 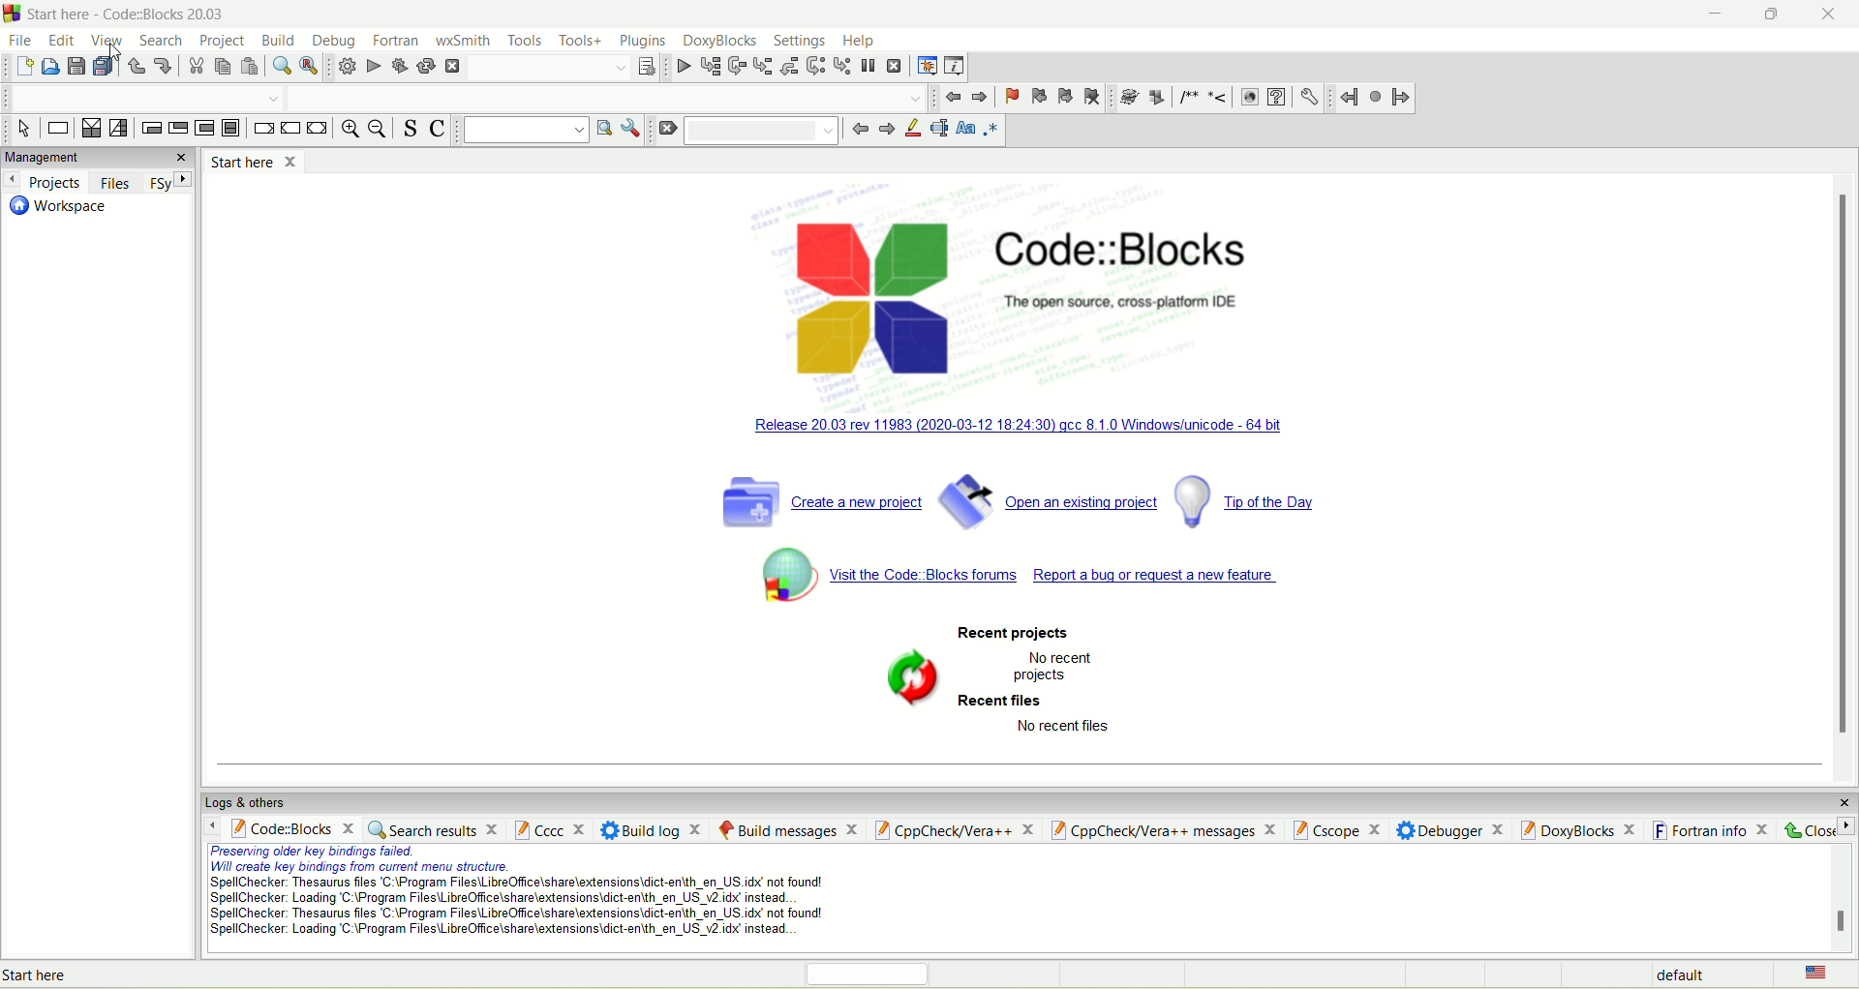 What do you see at coordinates (979, 97) in the screenshot?
I see `jump forward` at bounding box center [979, 97].